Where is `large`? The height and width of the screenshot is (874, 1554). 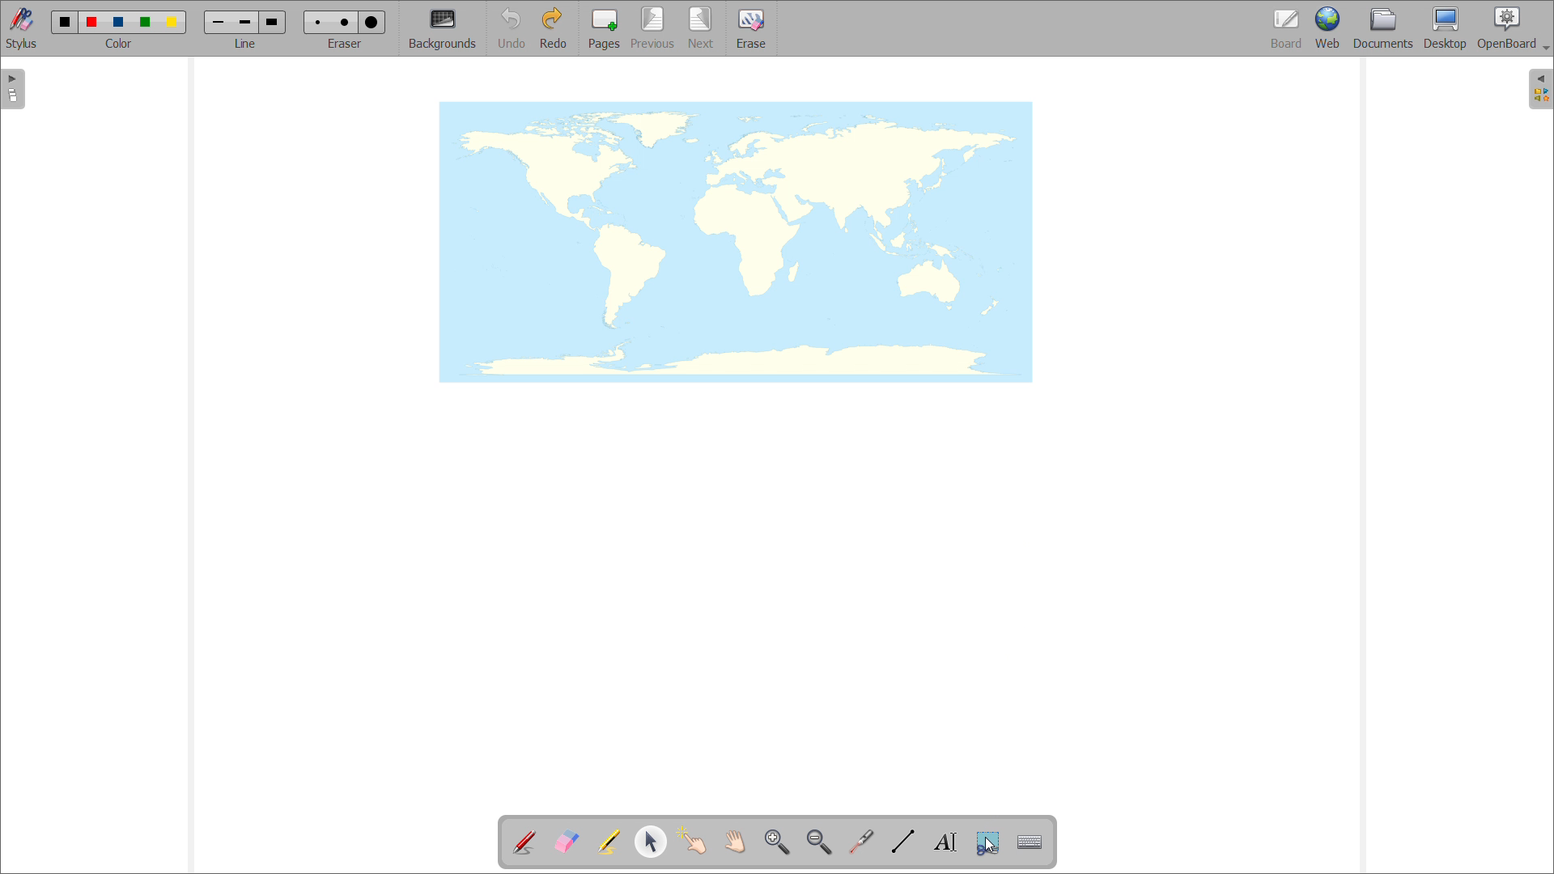 large is located at coordinates (371, 23).